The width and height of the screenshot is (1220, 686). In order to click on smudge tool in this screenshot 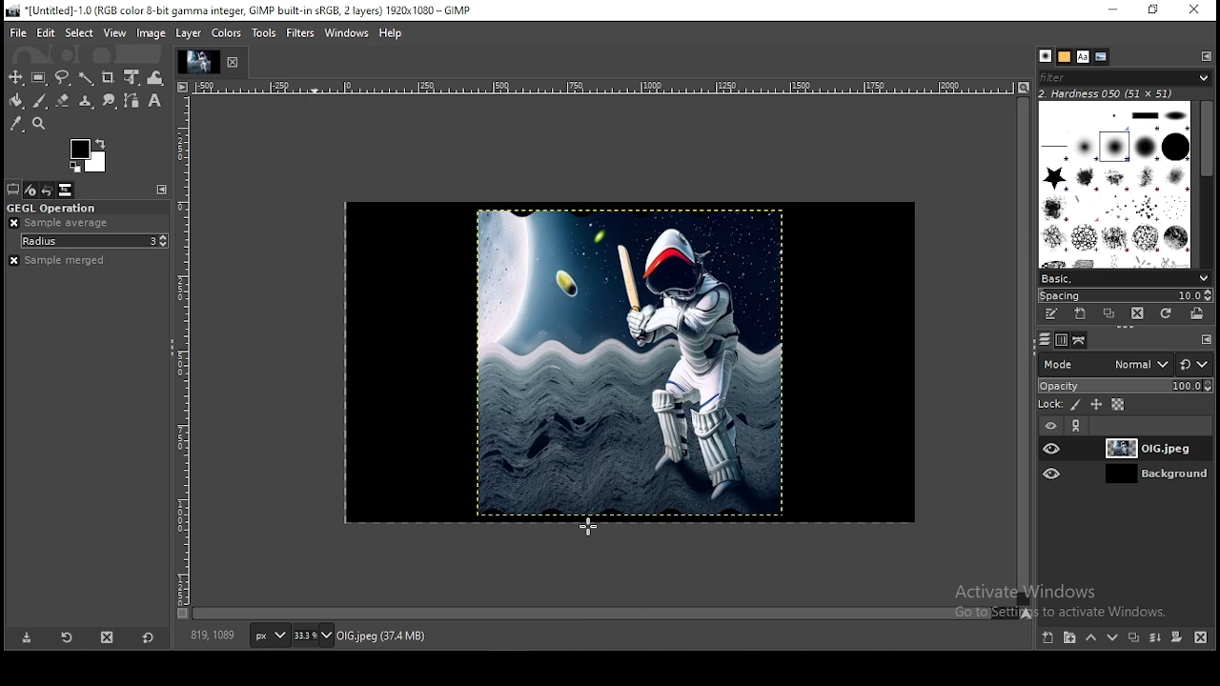, I will do `click(111, 102)`.